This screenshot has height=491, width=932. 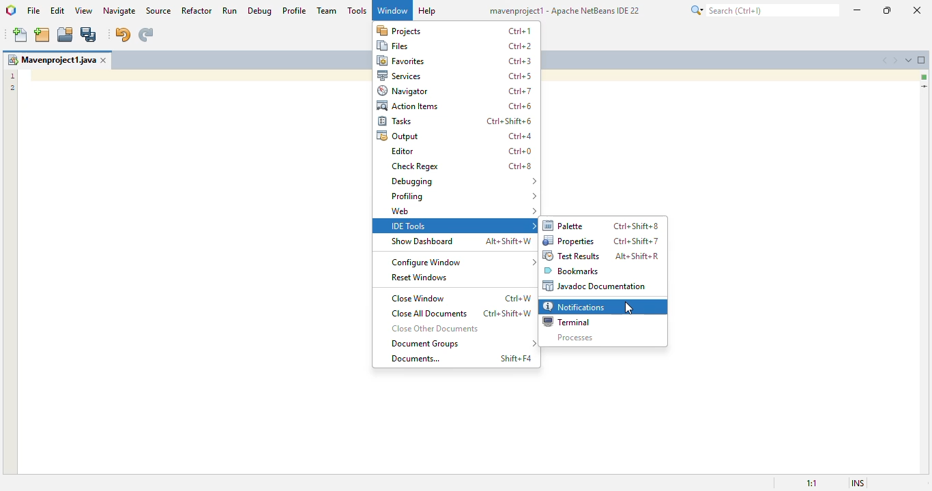 I want to click on files, so click(x=396, y=46).